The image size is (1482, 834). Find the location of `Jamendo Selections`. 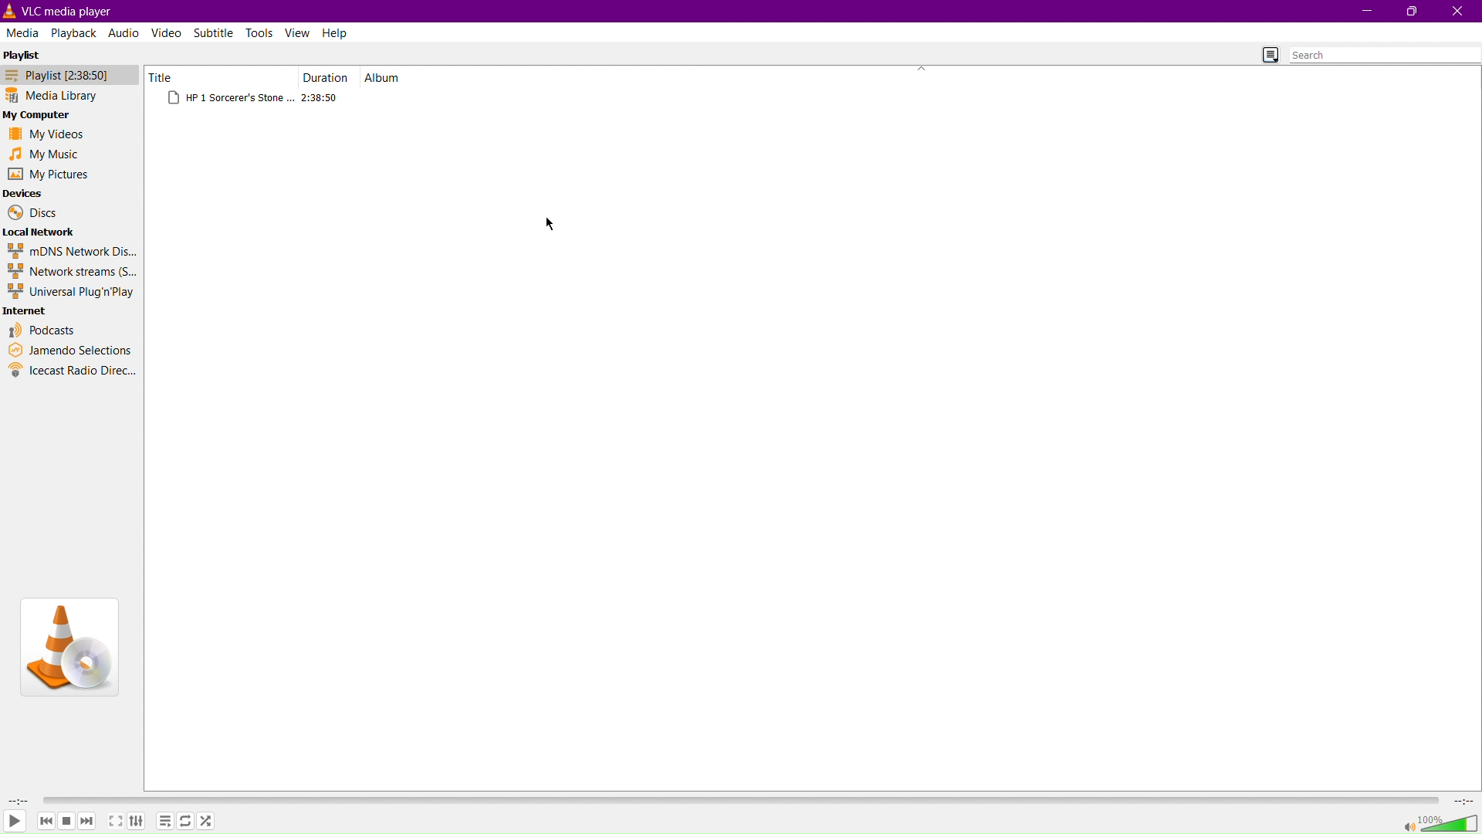

Jamendo Selections is located at coordinates (70, 351).